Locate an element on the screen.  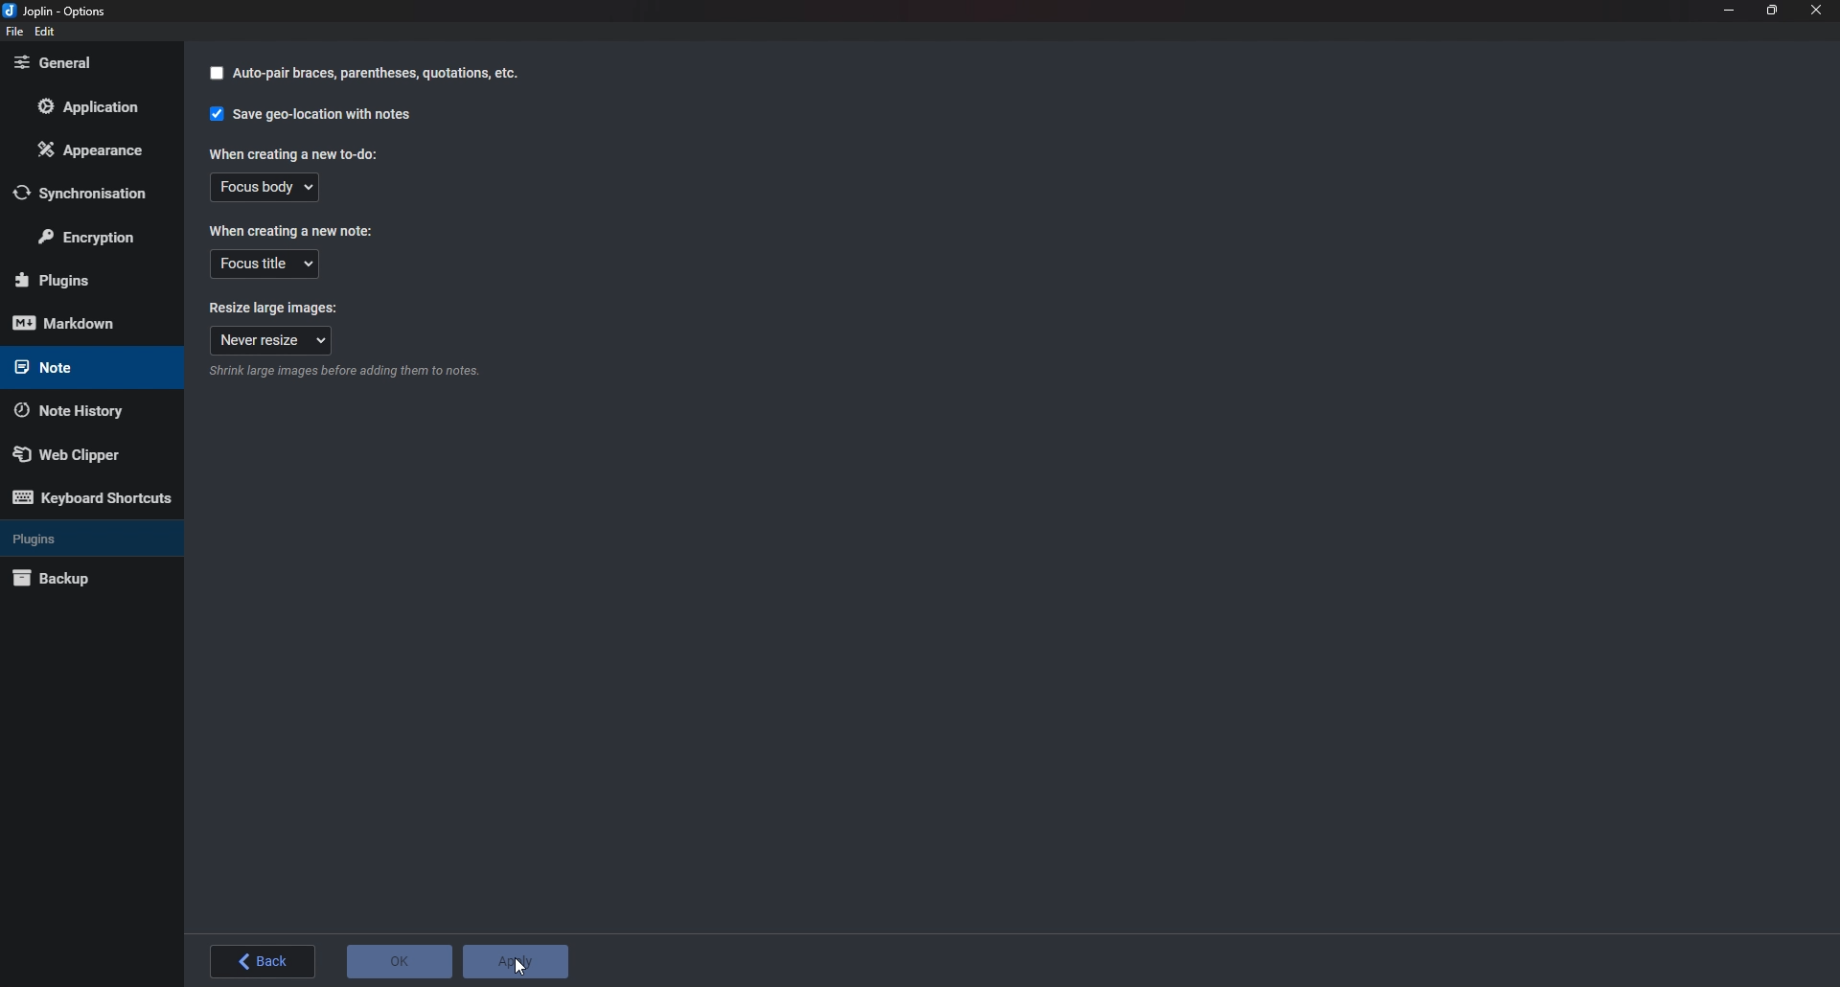
ok is located at coordinates (399, 962).